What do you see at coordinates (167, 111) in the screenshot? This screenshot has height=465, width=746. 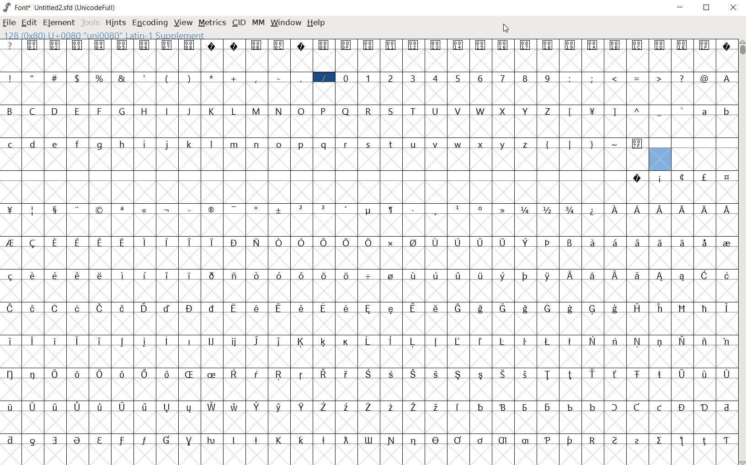 I see `glyph` at bounding box center [167, 111].